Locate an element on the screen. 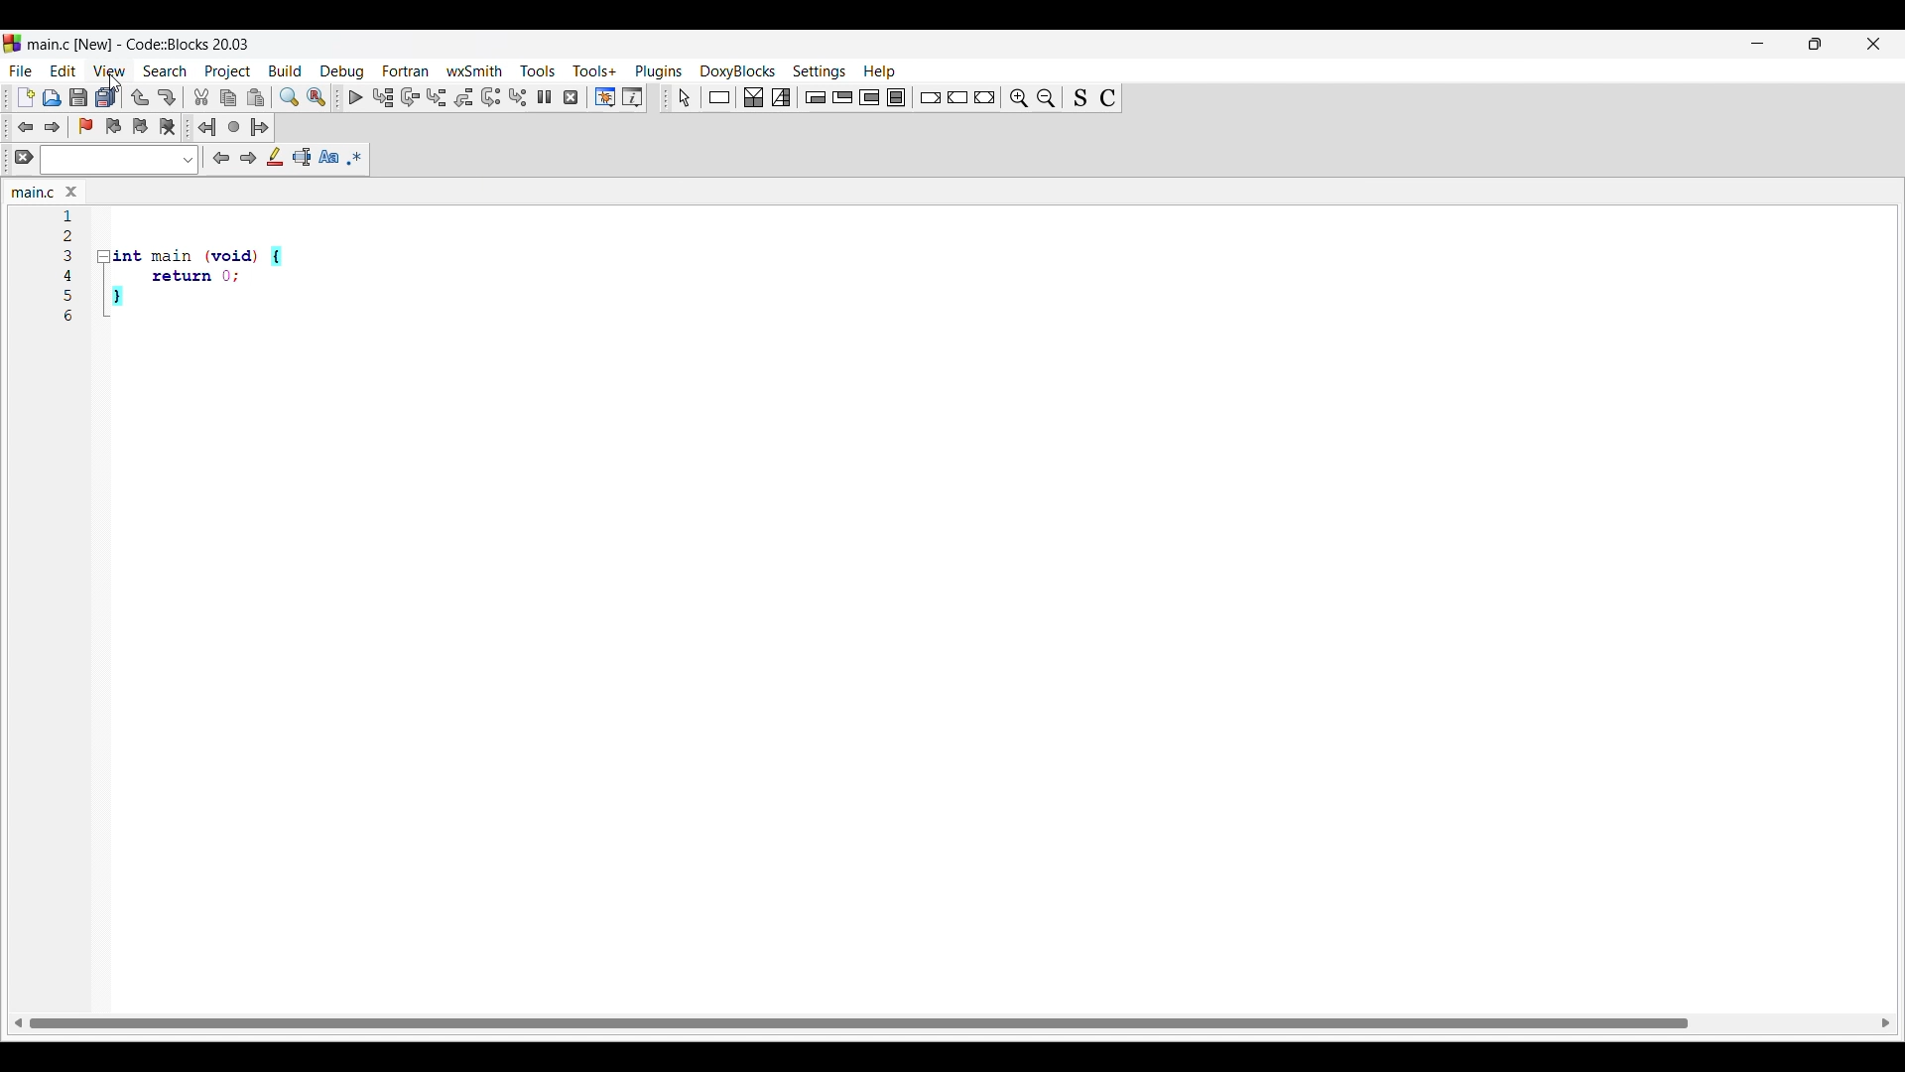 The image size is (1905, 1072). Undo is located at coordinates (140, 97).